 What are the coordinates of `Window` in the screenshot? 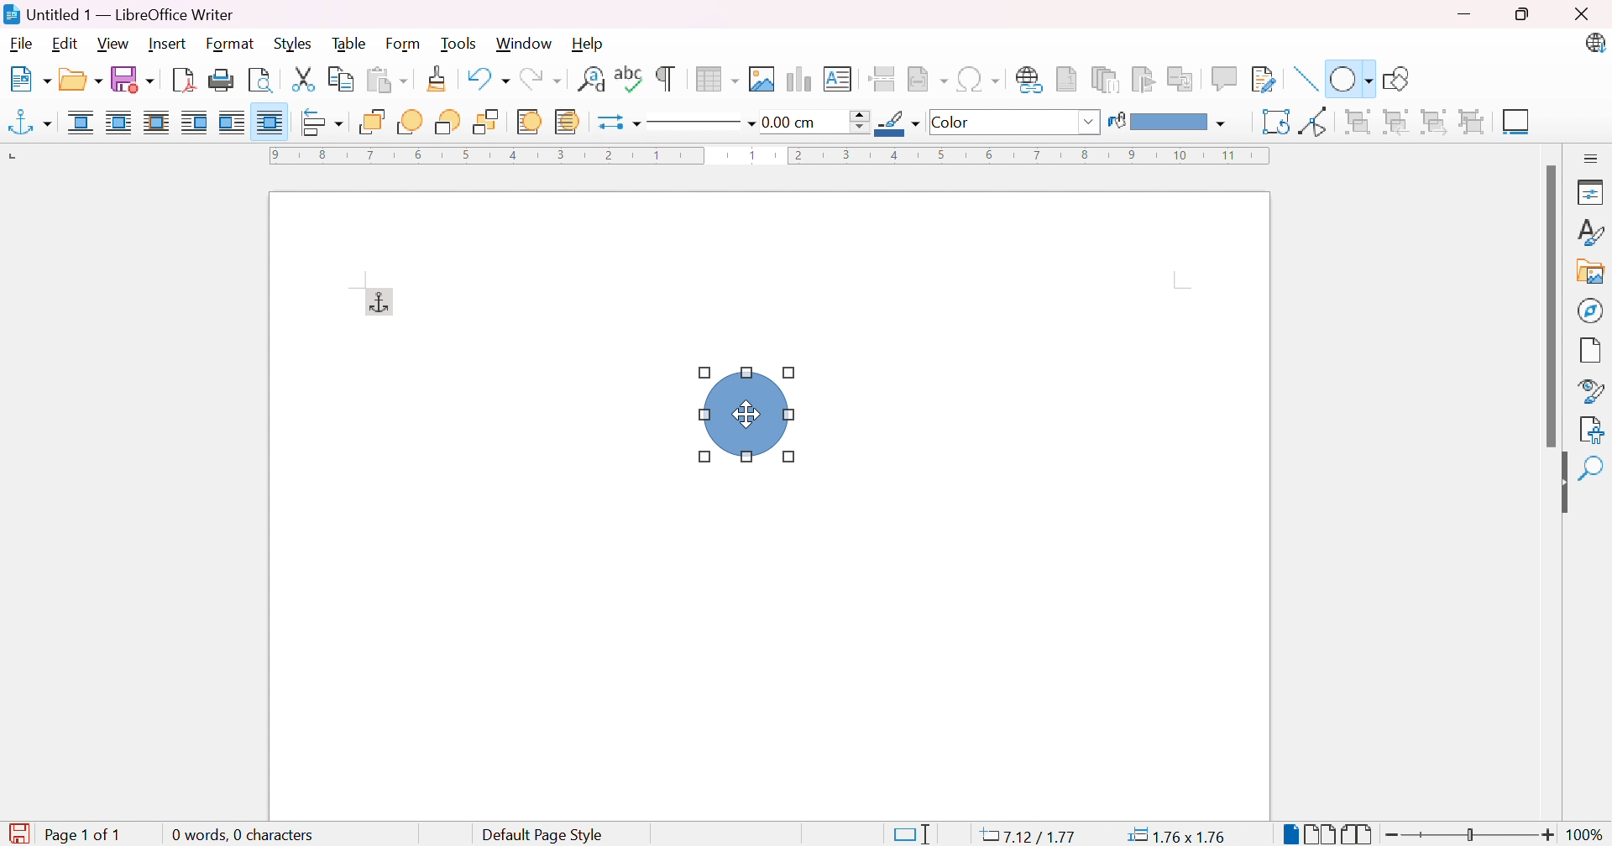 It's located at (524, 44).